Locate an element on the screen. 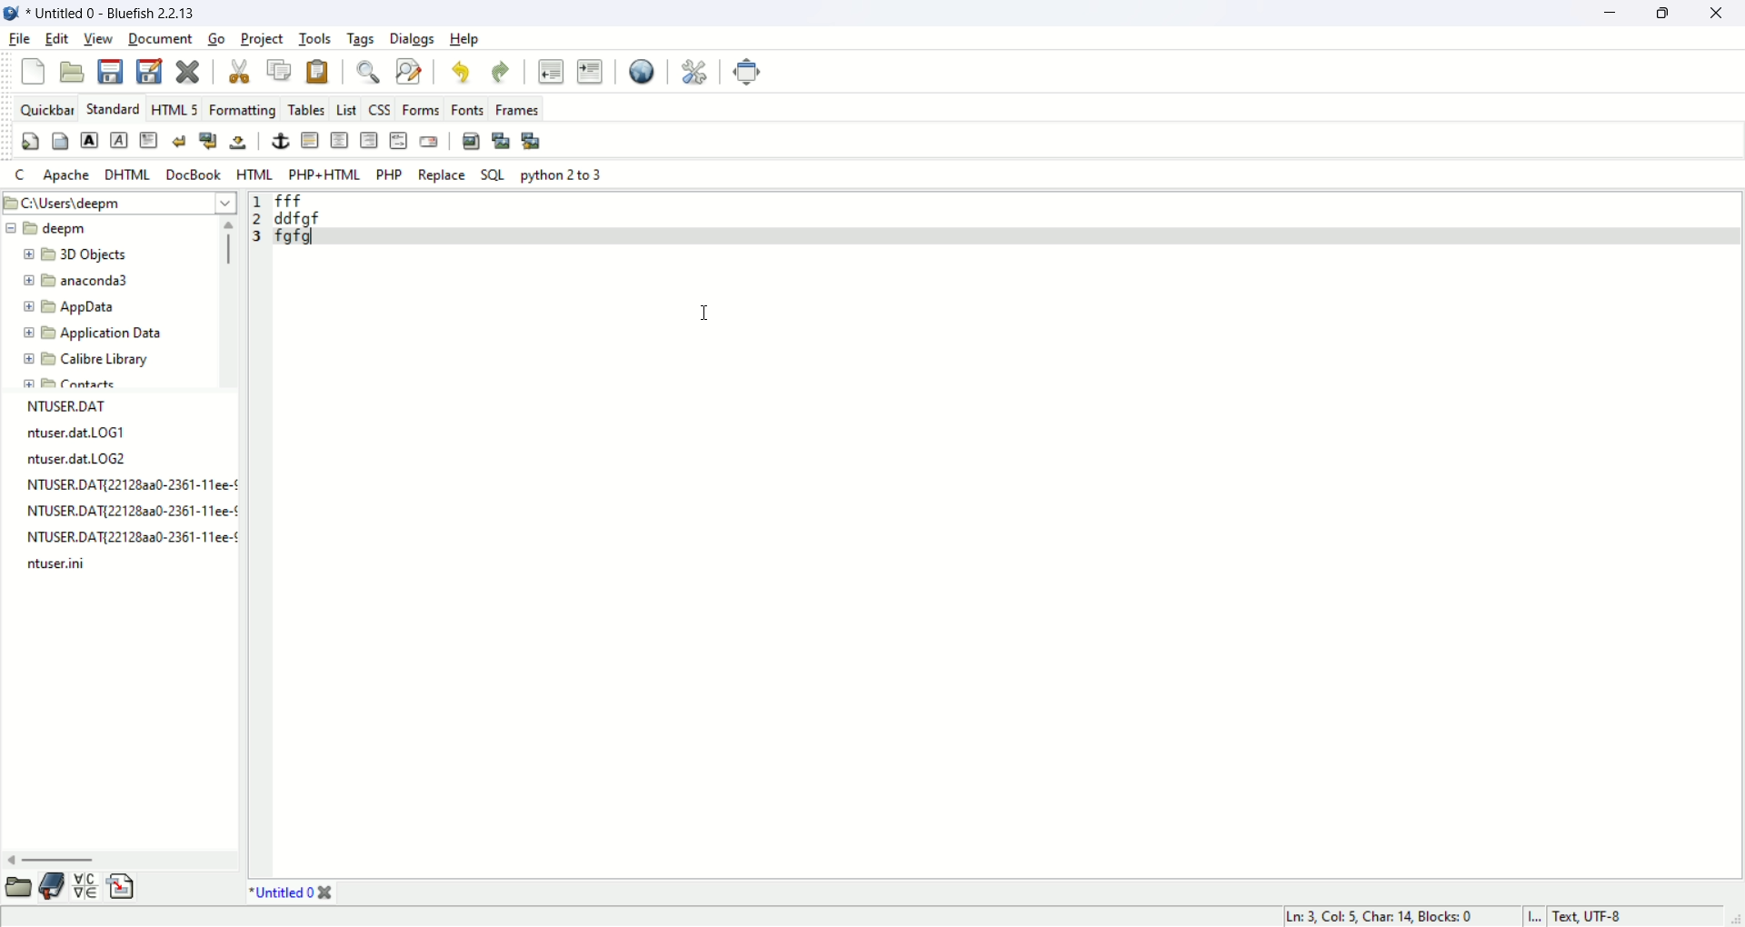 The height and width of the screenshot is (927, 1745). CSS is located at coordinates (377, 109).